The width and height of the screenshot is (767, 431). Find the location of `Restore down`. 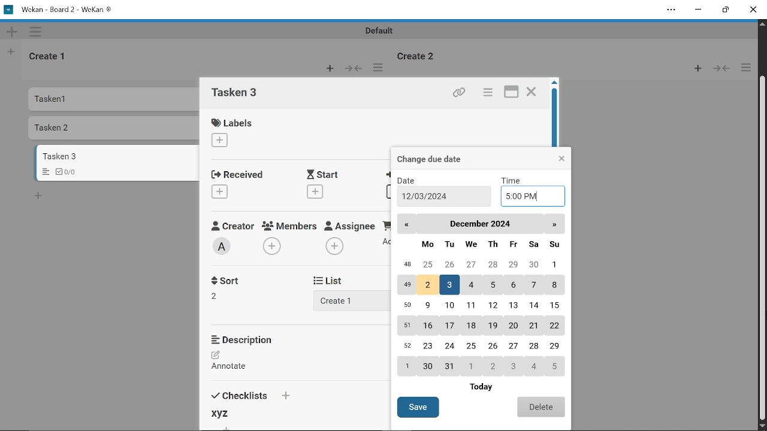

Restore down is located at coordinates (724, 11).